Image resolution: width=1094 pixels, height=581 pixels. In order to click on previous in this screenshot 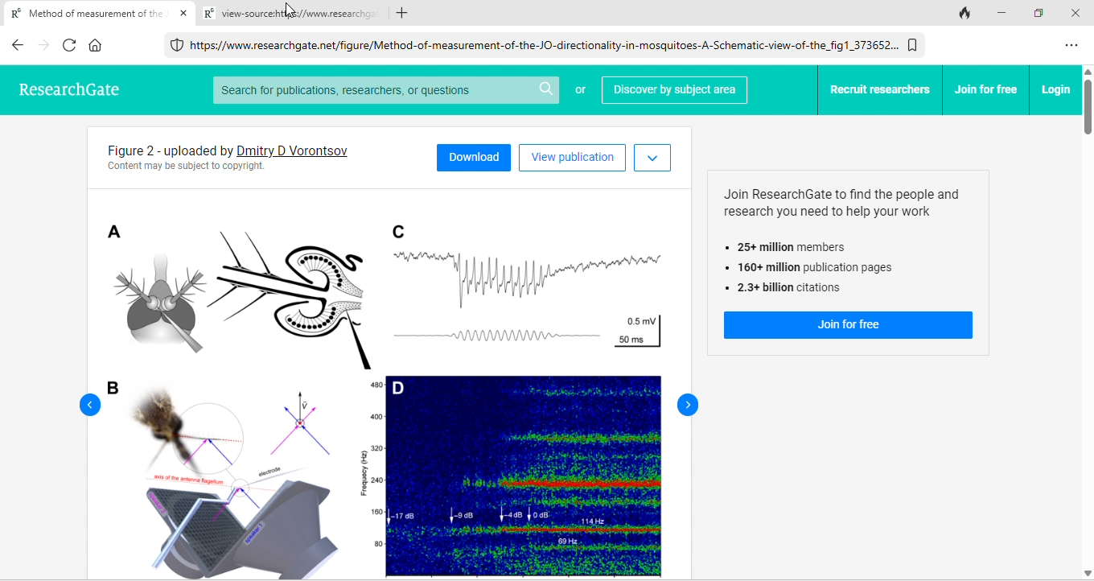, I will do `click(89, 406)`.